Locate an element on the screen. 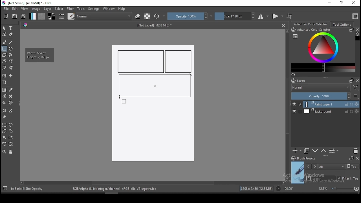   is located at coordinates (278, 16).